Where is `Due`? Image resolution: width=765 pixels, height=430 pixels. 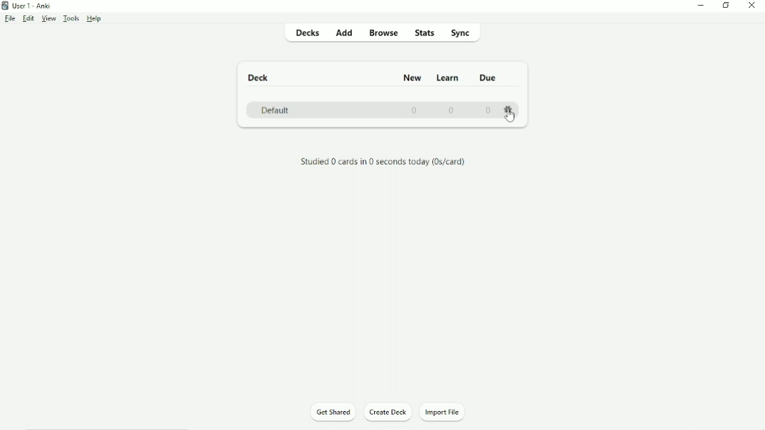 Due is located at coordinates (488, 76).